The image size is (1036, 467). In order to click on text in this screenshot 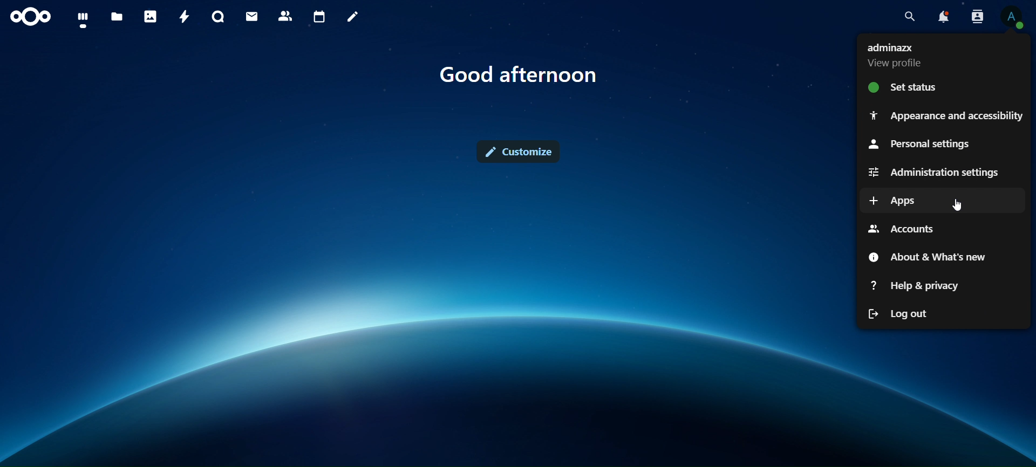, I will do `click(519, 74)`.